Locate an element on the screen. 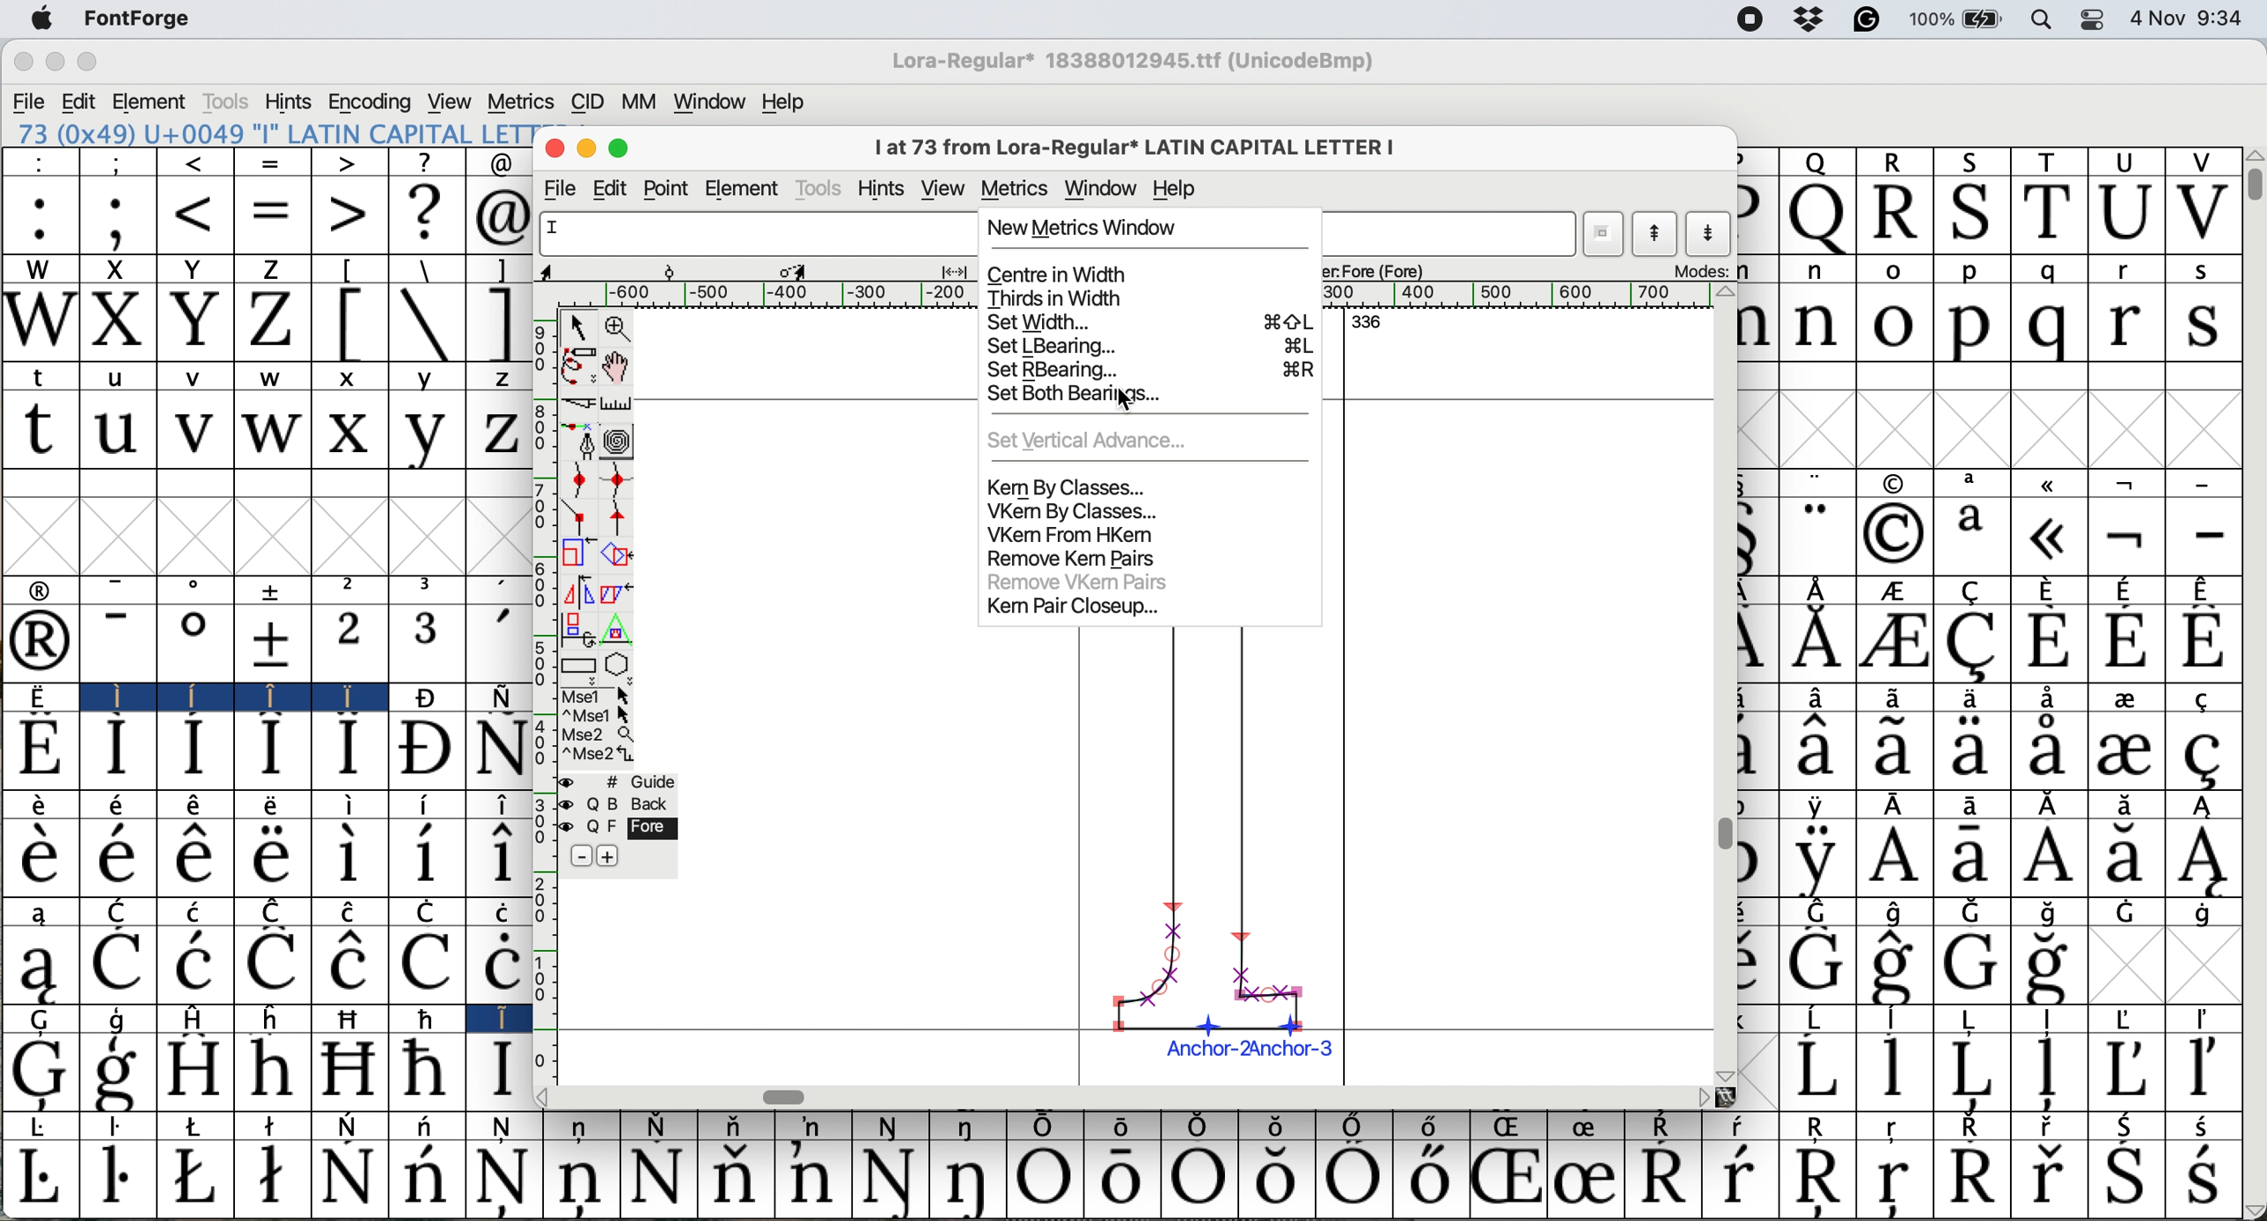  Symbol is located at coordinates (271, 642).